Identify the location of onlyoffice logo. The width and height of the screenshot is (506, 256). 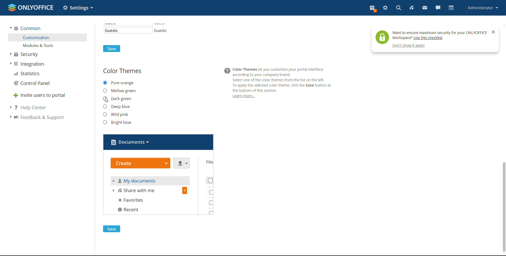
(12, 8).